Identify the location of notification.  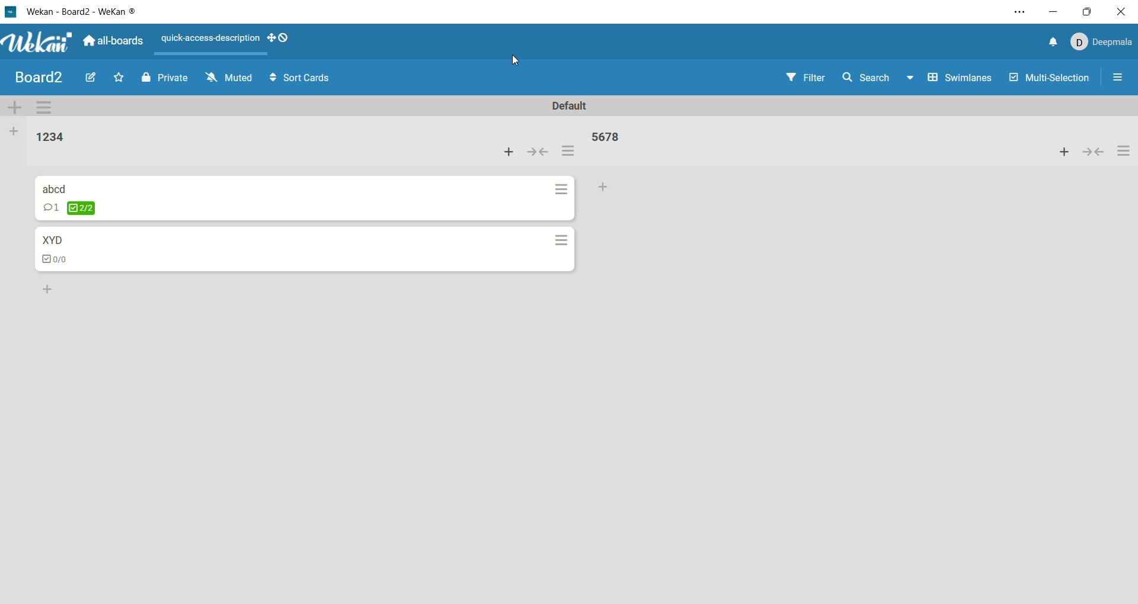
(1052, 43).